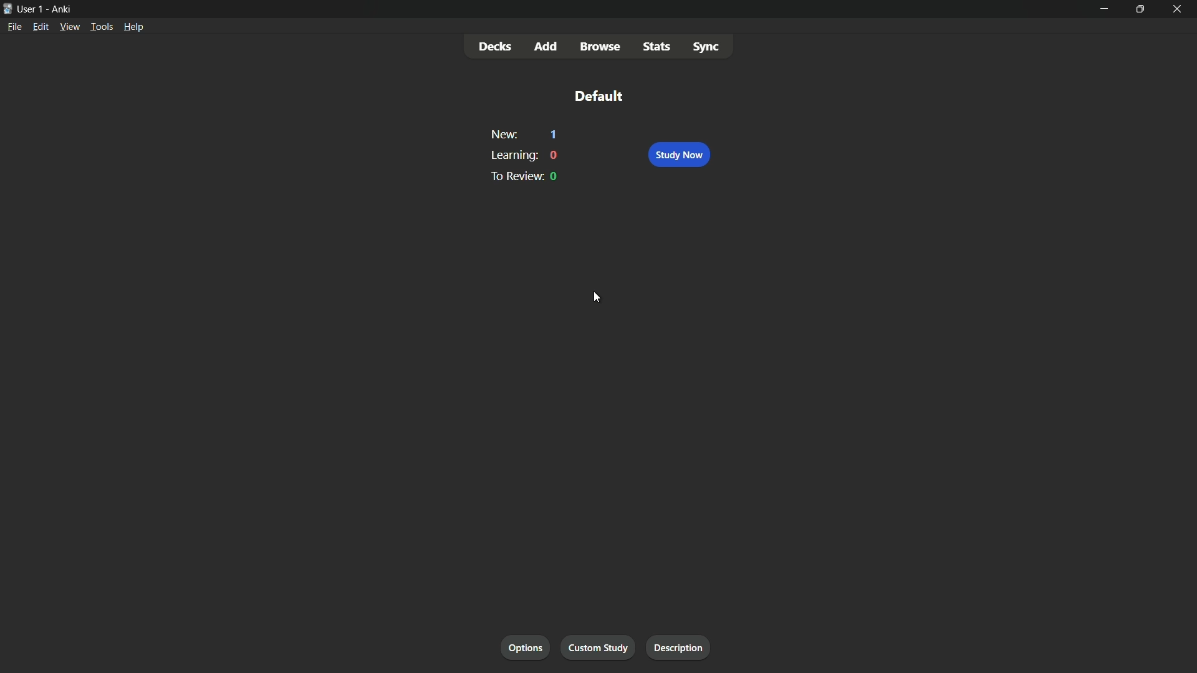 The height and width of the screenshot is (673, 1197). Describe the element at coordinates (552, 133) in the screenshot. I see `1` at that location.